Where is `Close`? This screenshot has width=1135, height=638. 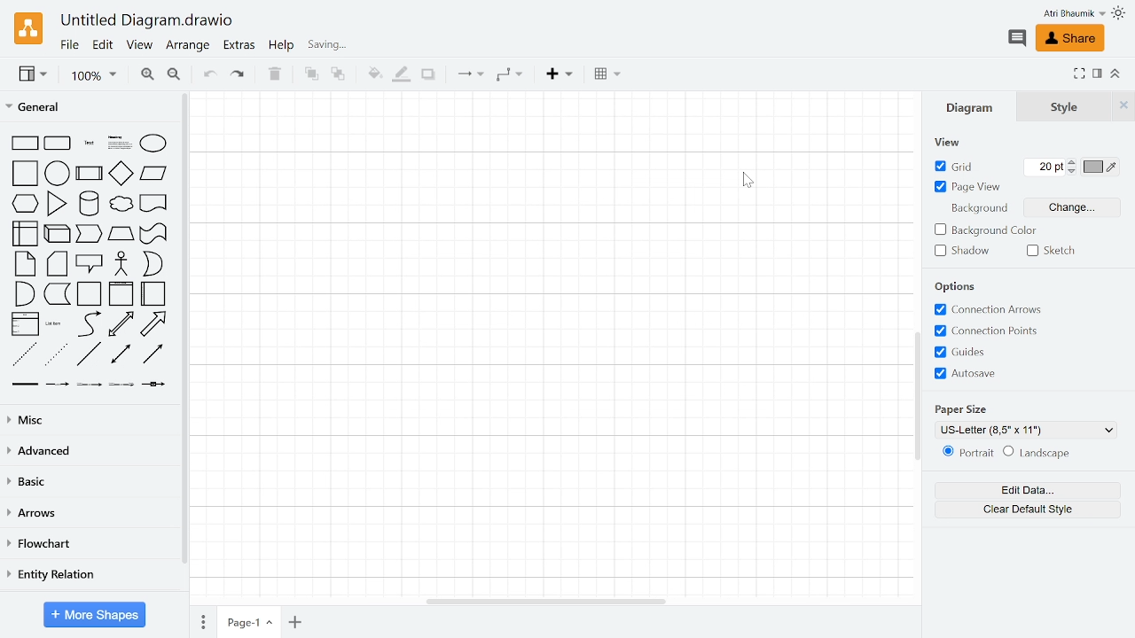
Close is located at coordinates (1123, 107).